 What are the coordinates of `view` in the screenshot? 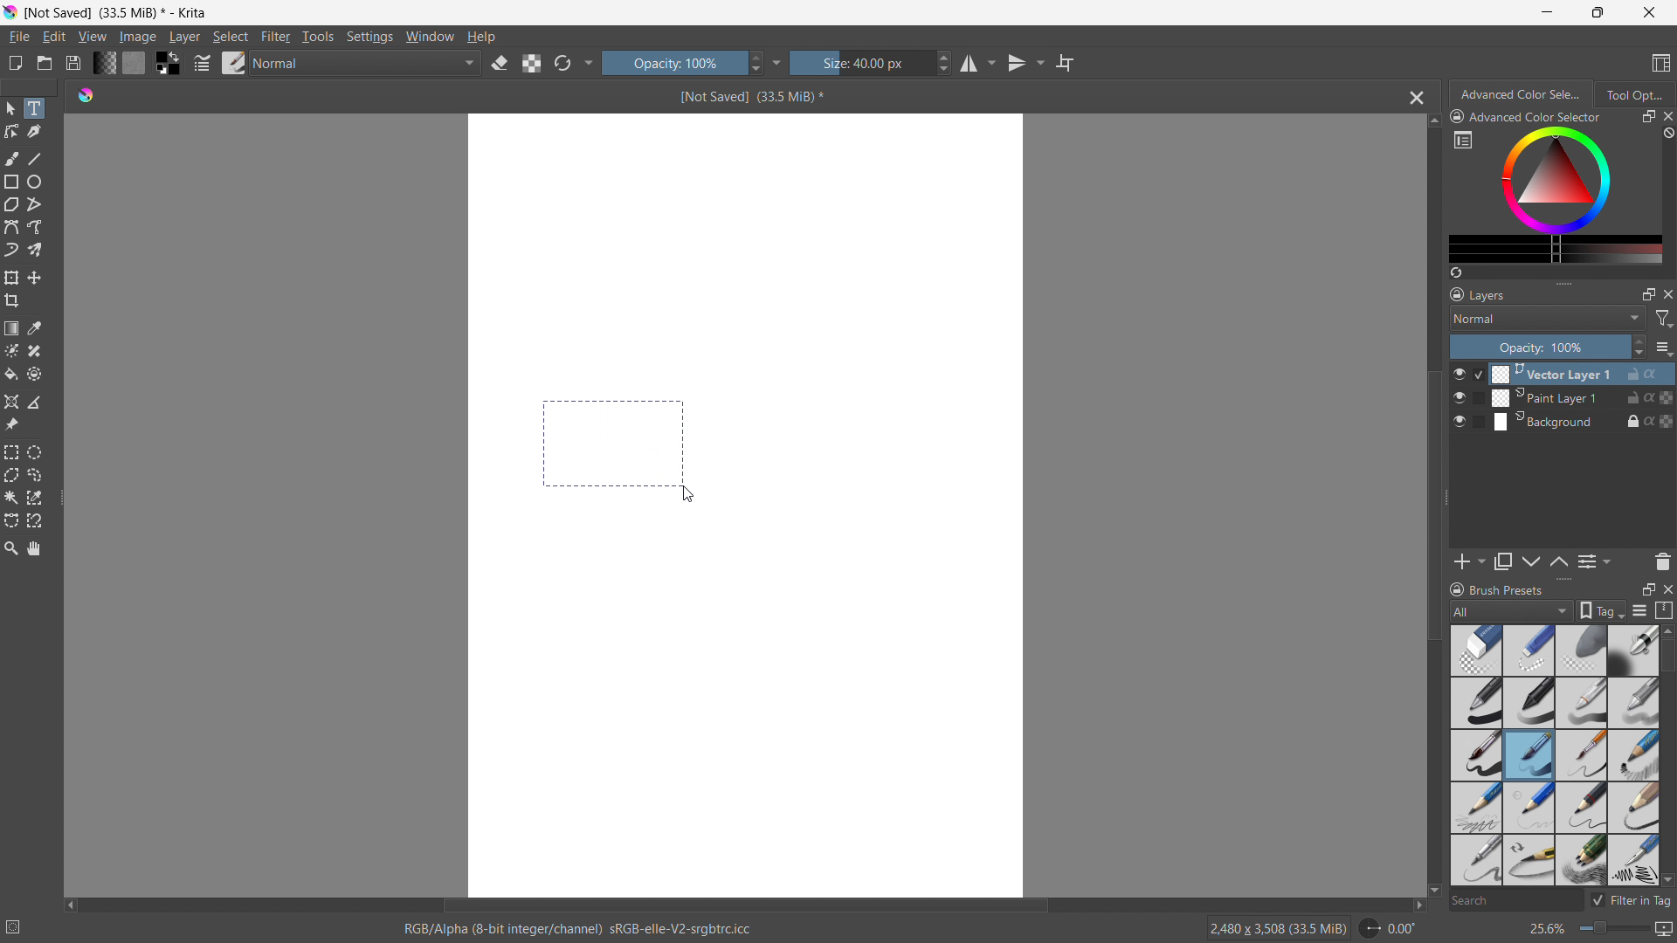 It's located at (92, 37).